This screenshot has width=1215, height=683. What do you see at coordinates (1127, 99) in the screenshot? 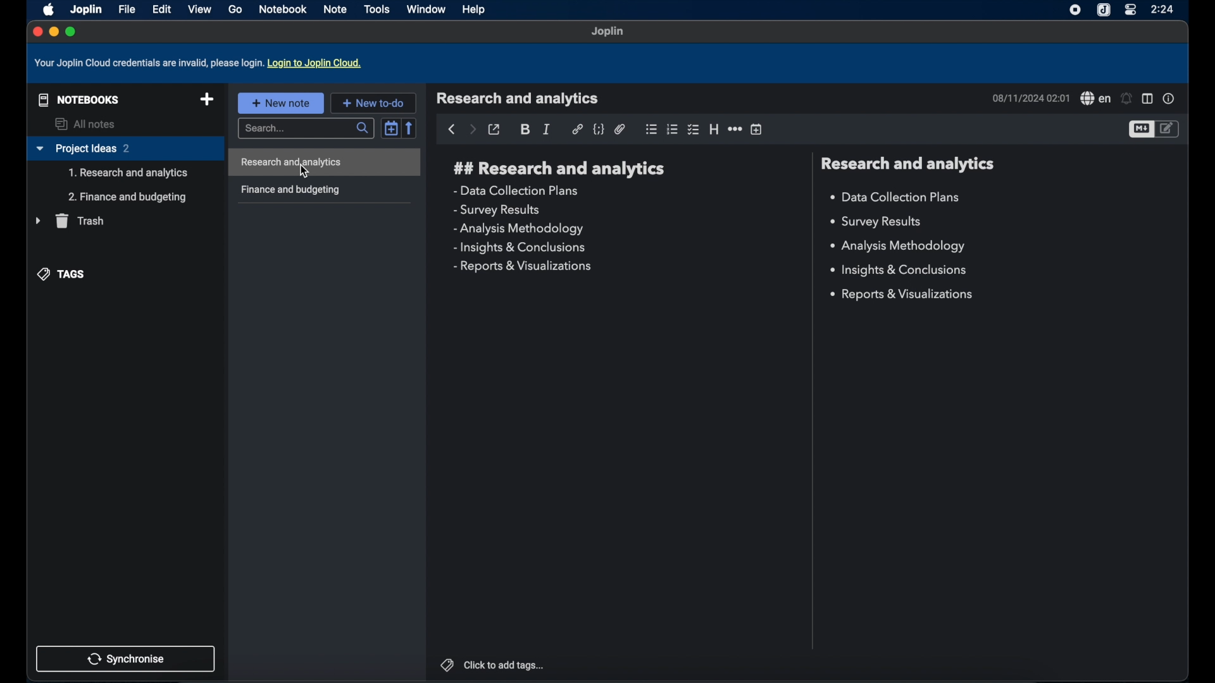
I see `set alarm` at bounding box center [1127, 99].